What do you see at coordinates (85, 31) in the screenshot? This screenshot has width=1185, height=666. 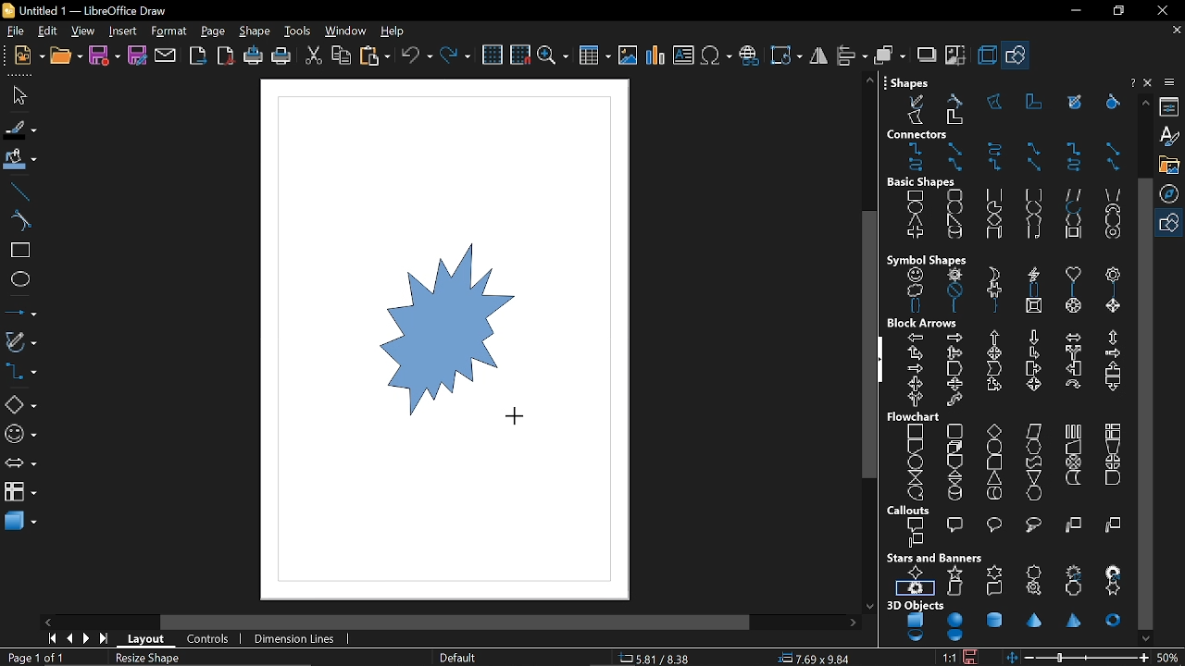 I see `view` at bounding box center [85, 31].